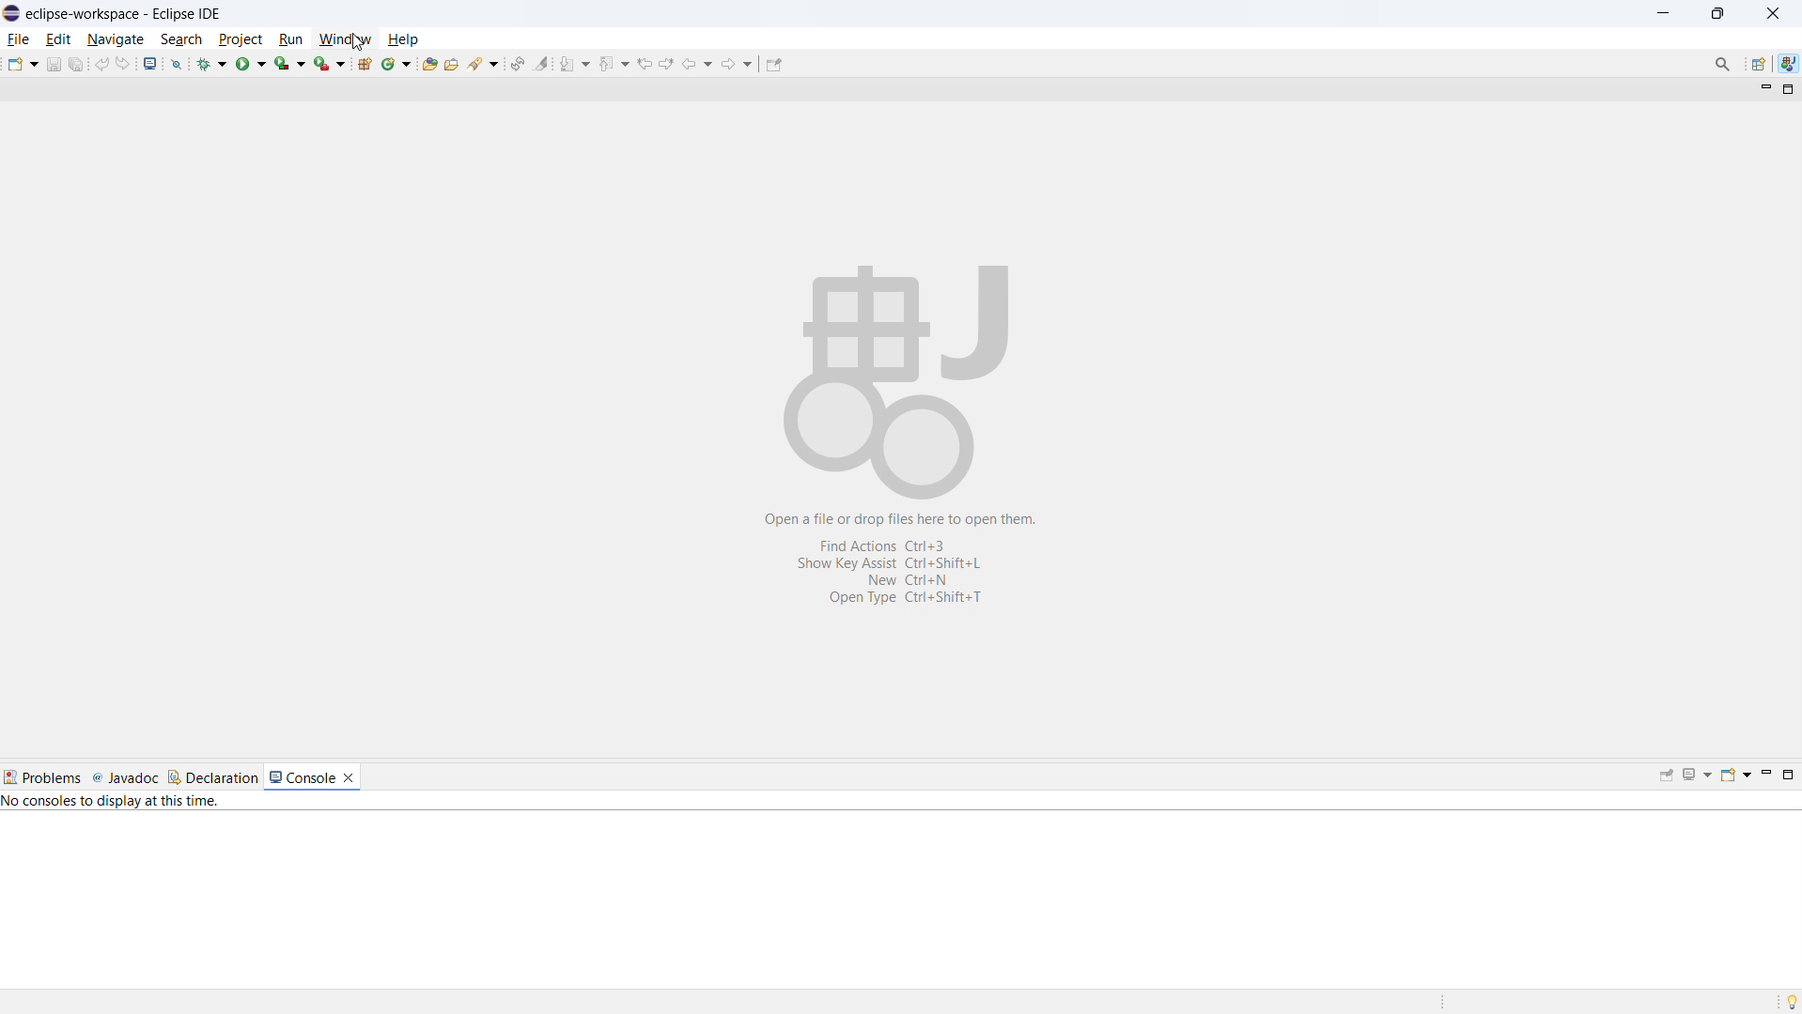 Image resolution: width=1802 pixels, height=1014 pixels. What do you see at coordinates (19, 38) in the screenshot?
I see `file` at bounding box center [19, 38].